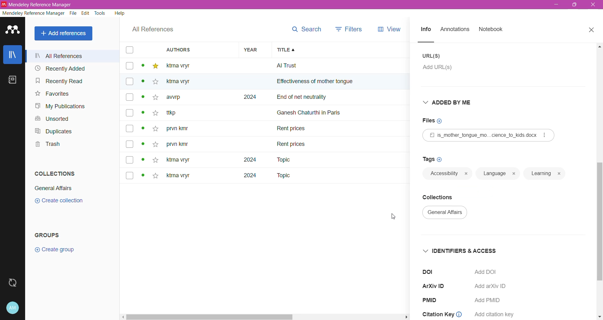  I want to click on filters , so click(349, 29).